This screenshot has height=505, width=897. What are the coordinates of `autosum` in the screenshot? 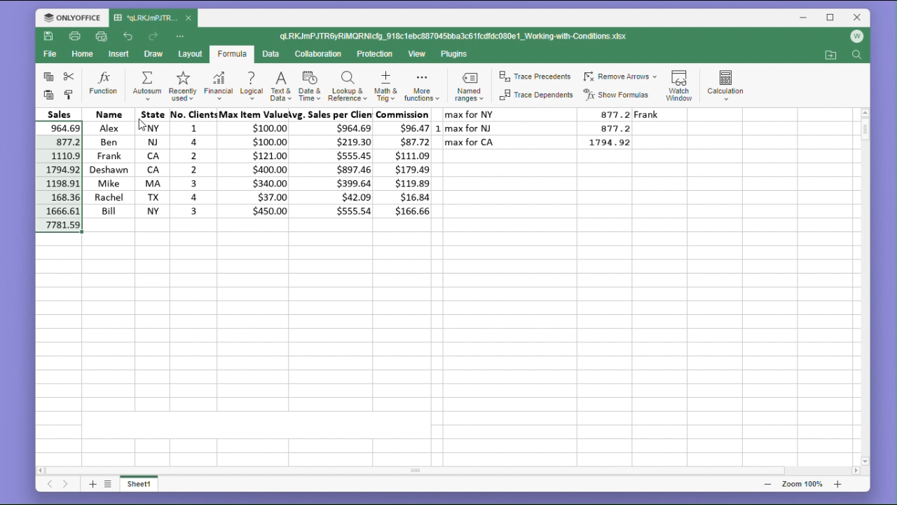 It's located at (143, 84).